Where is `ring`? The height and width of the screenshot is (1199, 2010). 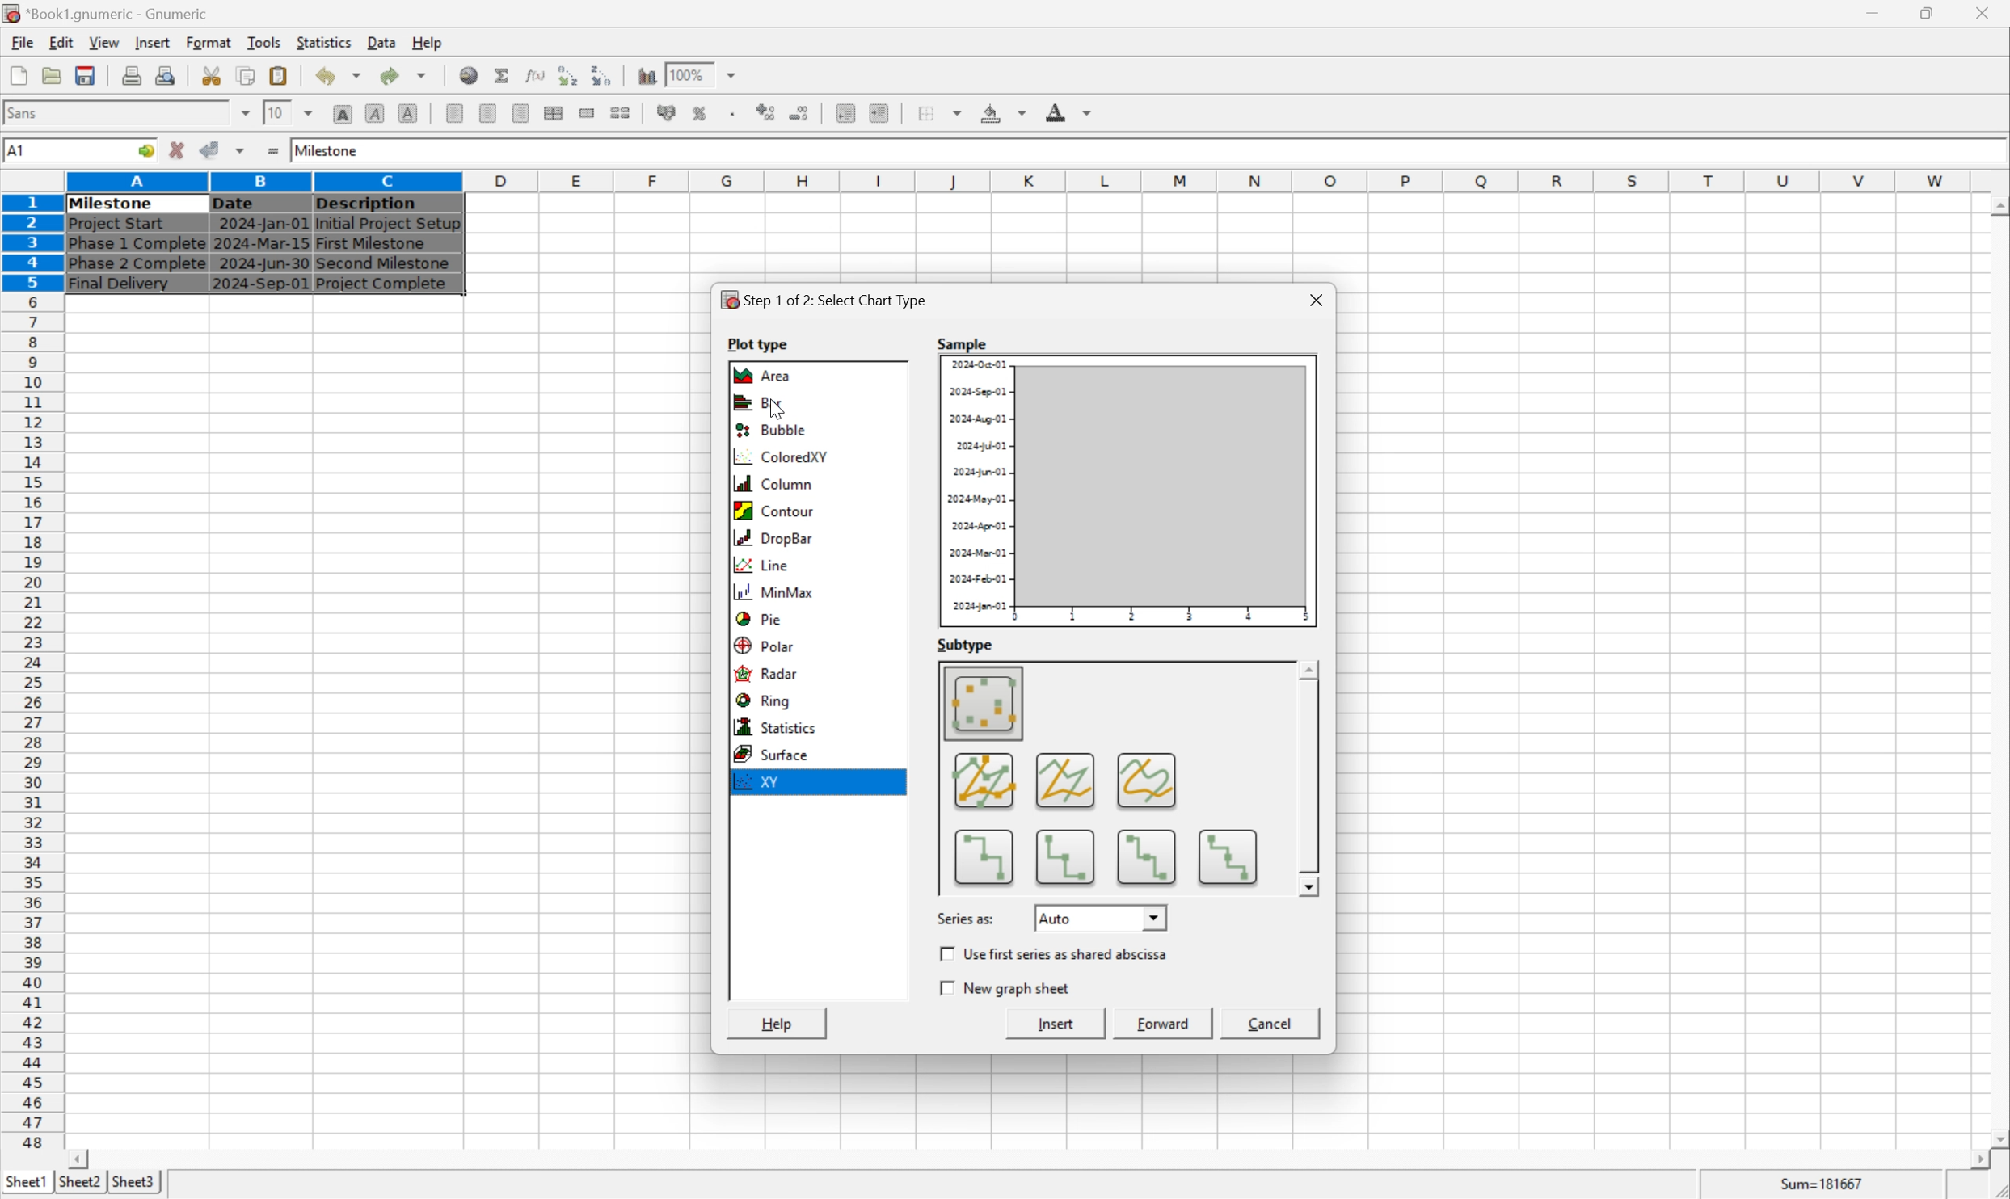 ring is located at coordinates (770, 702).